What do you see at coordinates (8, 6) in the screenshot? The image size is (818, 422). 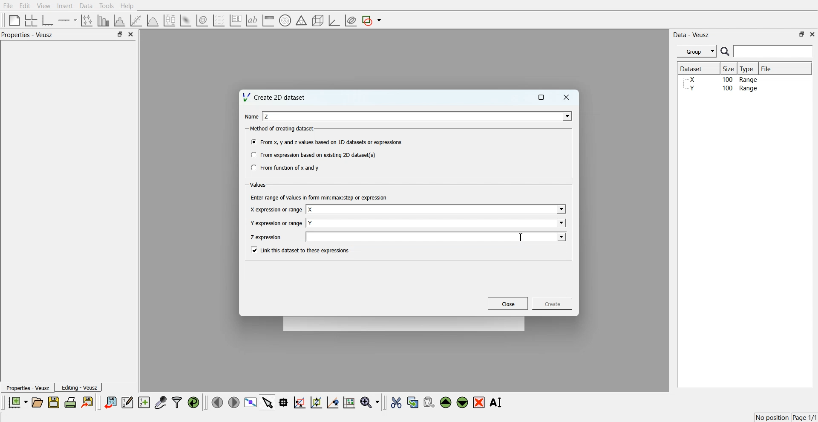 I see `File` at bounding box center [8, 6].